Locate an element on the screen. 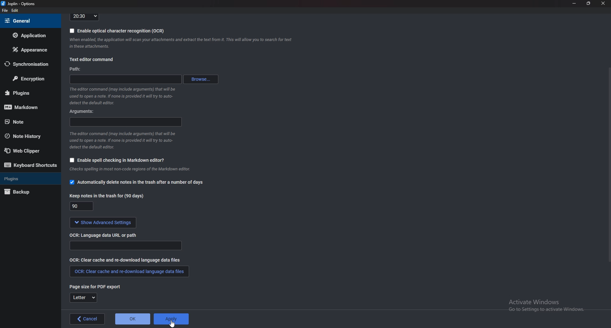 The width and height of the screenshot is (611, 328). Enable O C R is located at coordinates (117, 31).